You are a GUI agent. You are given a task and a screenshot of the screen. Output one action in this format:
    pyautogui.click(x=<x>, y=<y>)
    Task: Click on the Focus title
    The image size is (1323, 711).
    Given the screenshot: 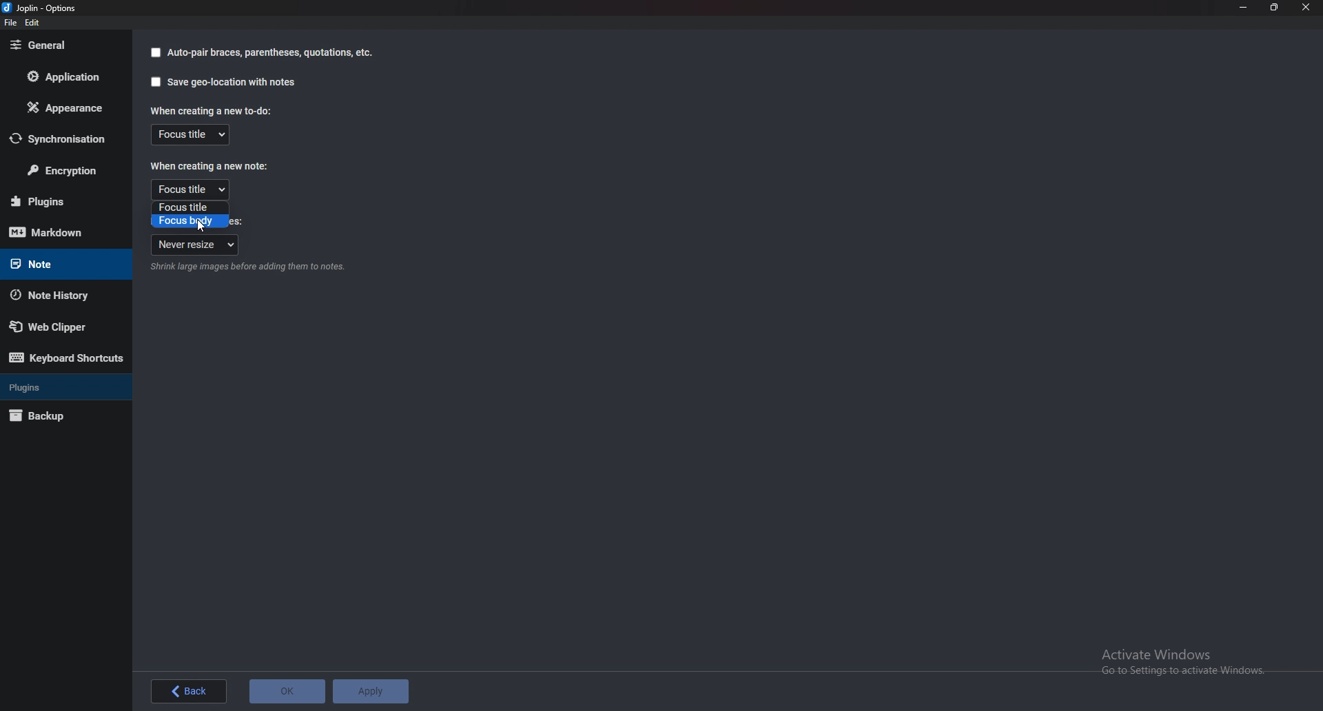 What is the action you would take?
    pyautogui.click(x=190, y=189)
    